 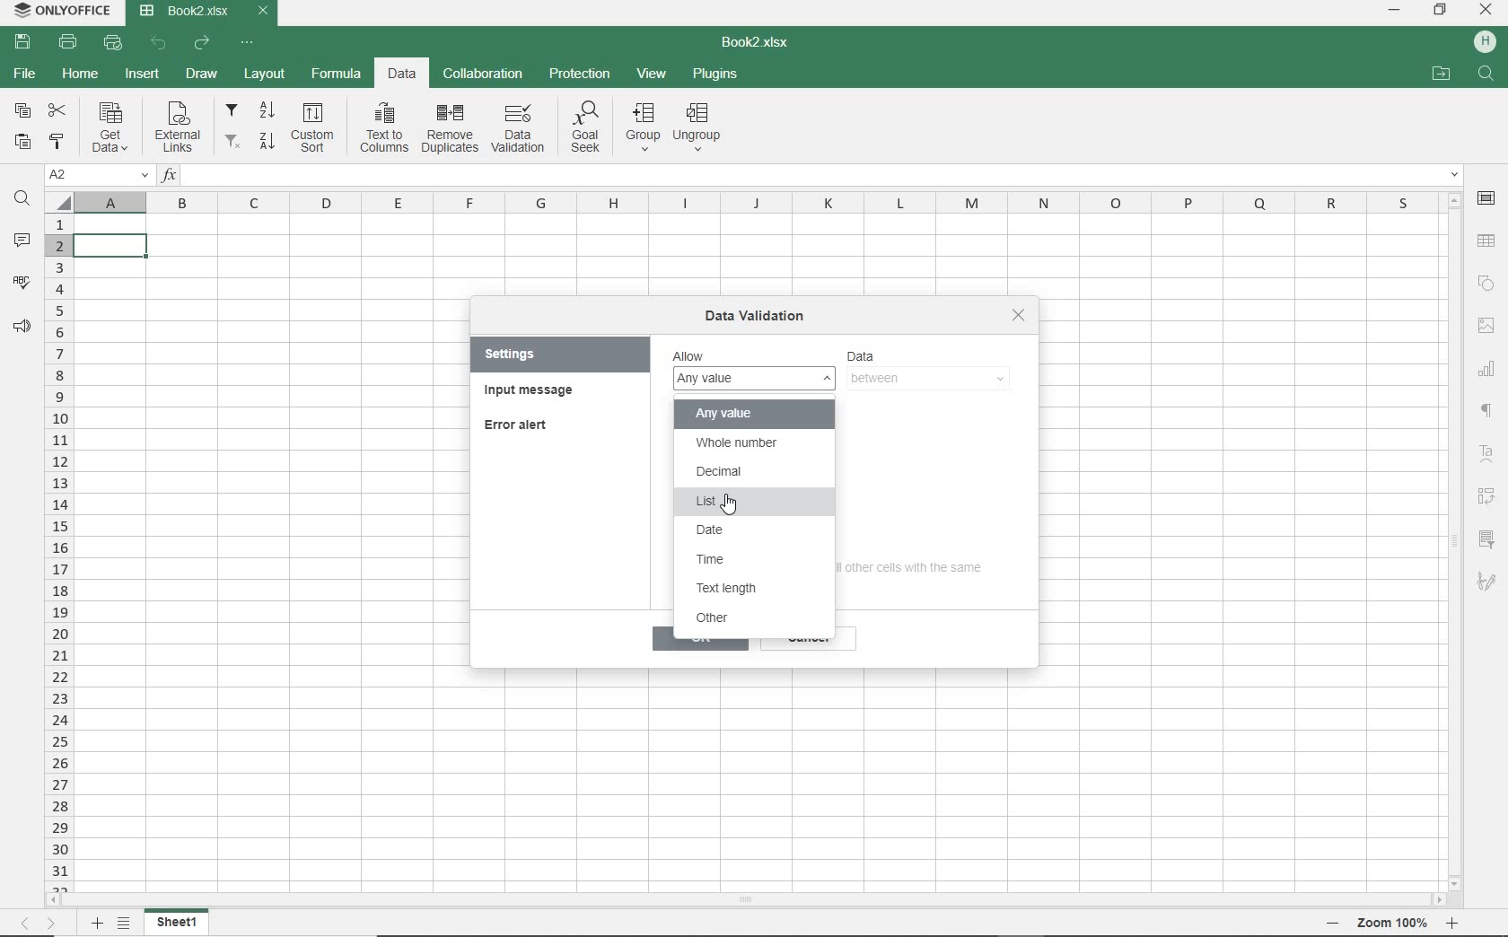 What do you see at coordinates (26, 142) in the screenshot?
I see `PASTE` at bounding box center [26, 142].